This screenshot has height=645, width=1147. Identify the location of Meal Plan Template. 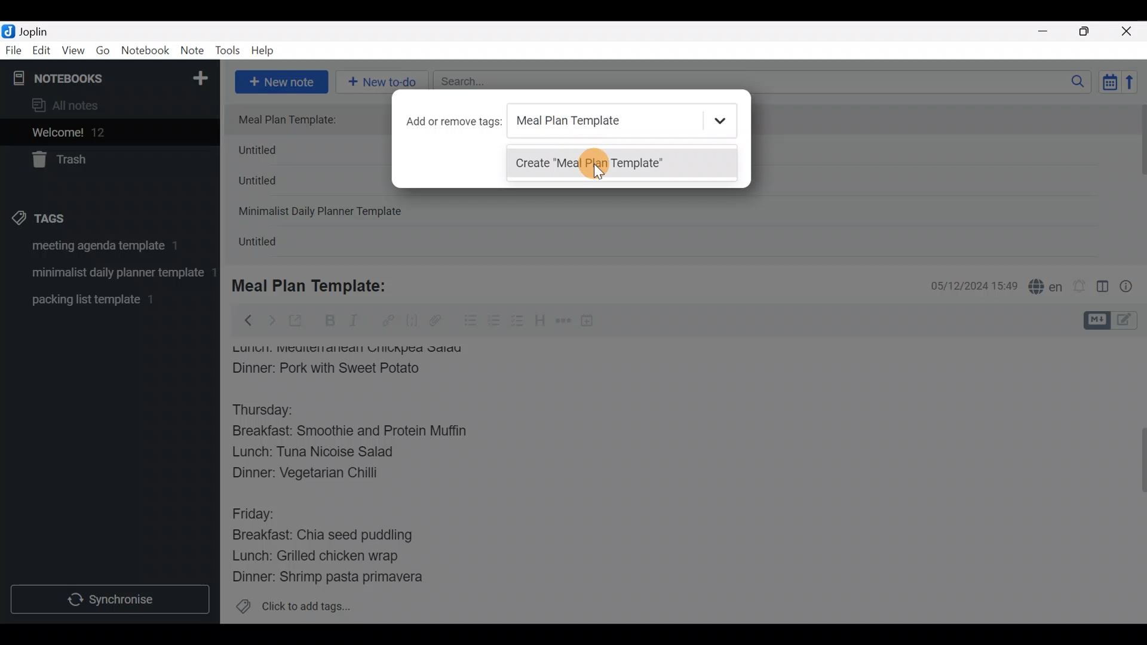
(619, 120).